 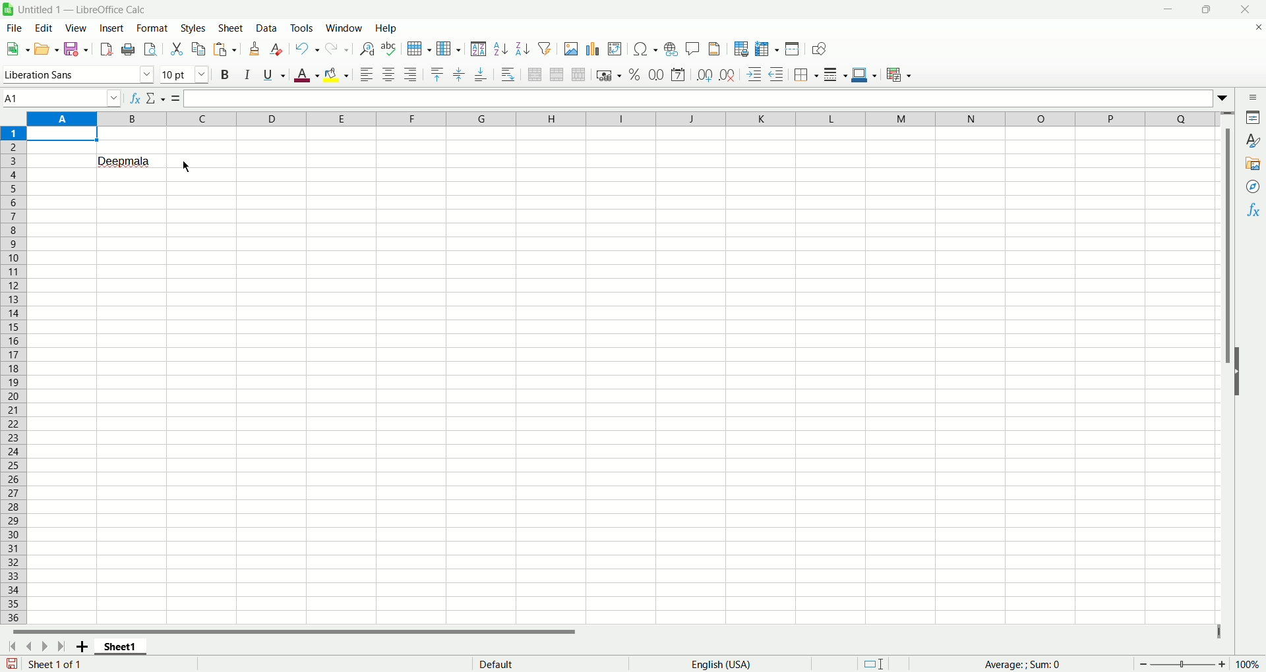 I want to click on Text, so click(x=497, y=663).